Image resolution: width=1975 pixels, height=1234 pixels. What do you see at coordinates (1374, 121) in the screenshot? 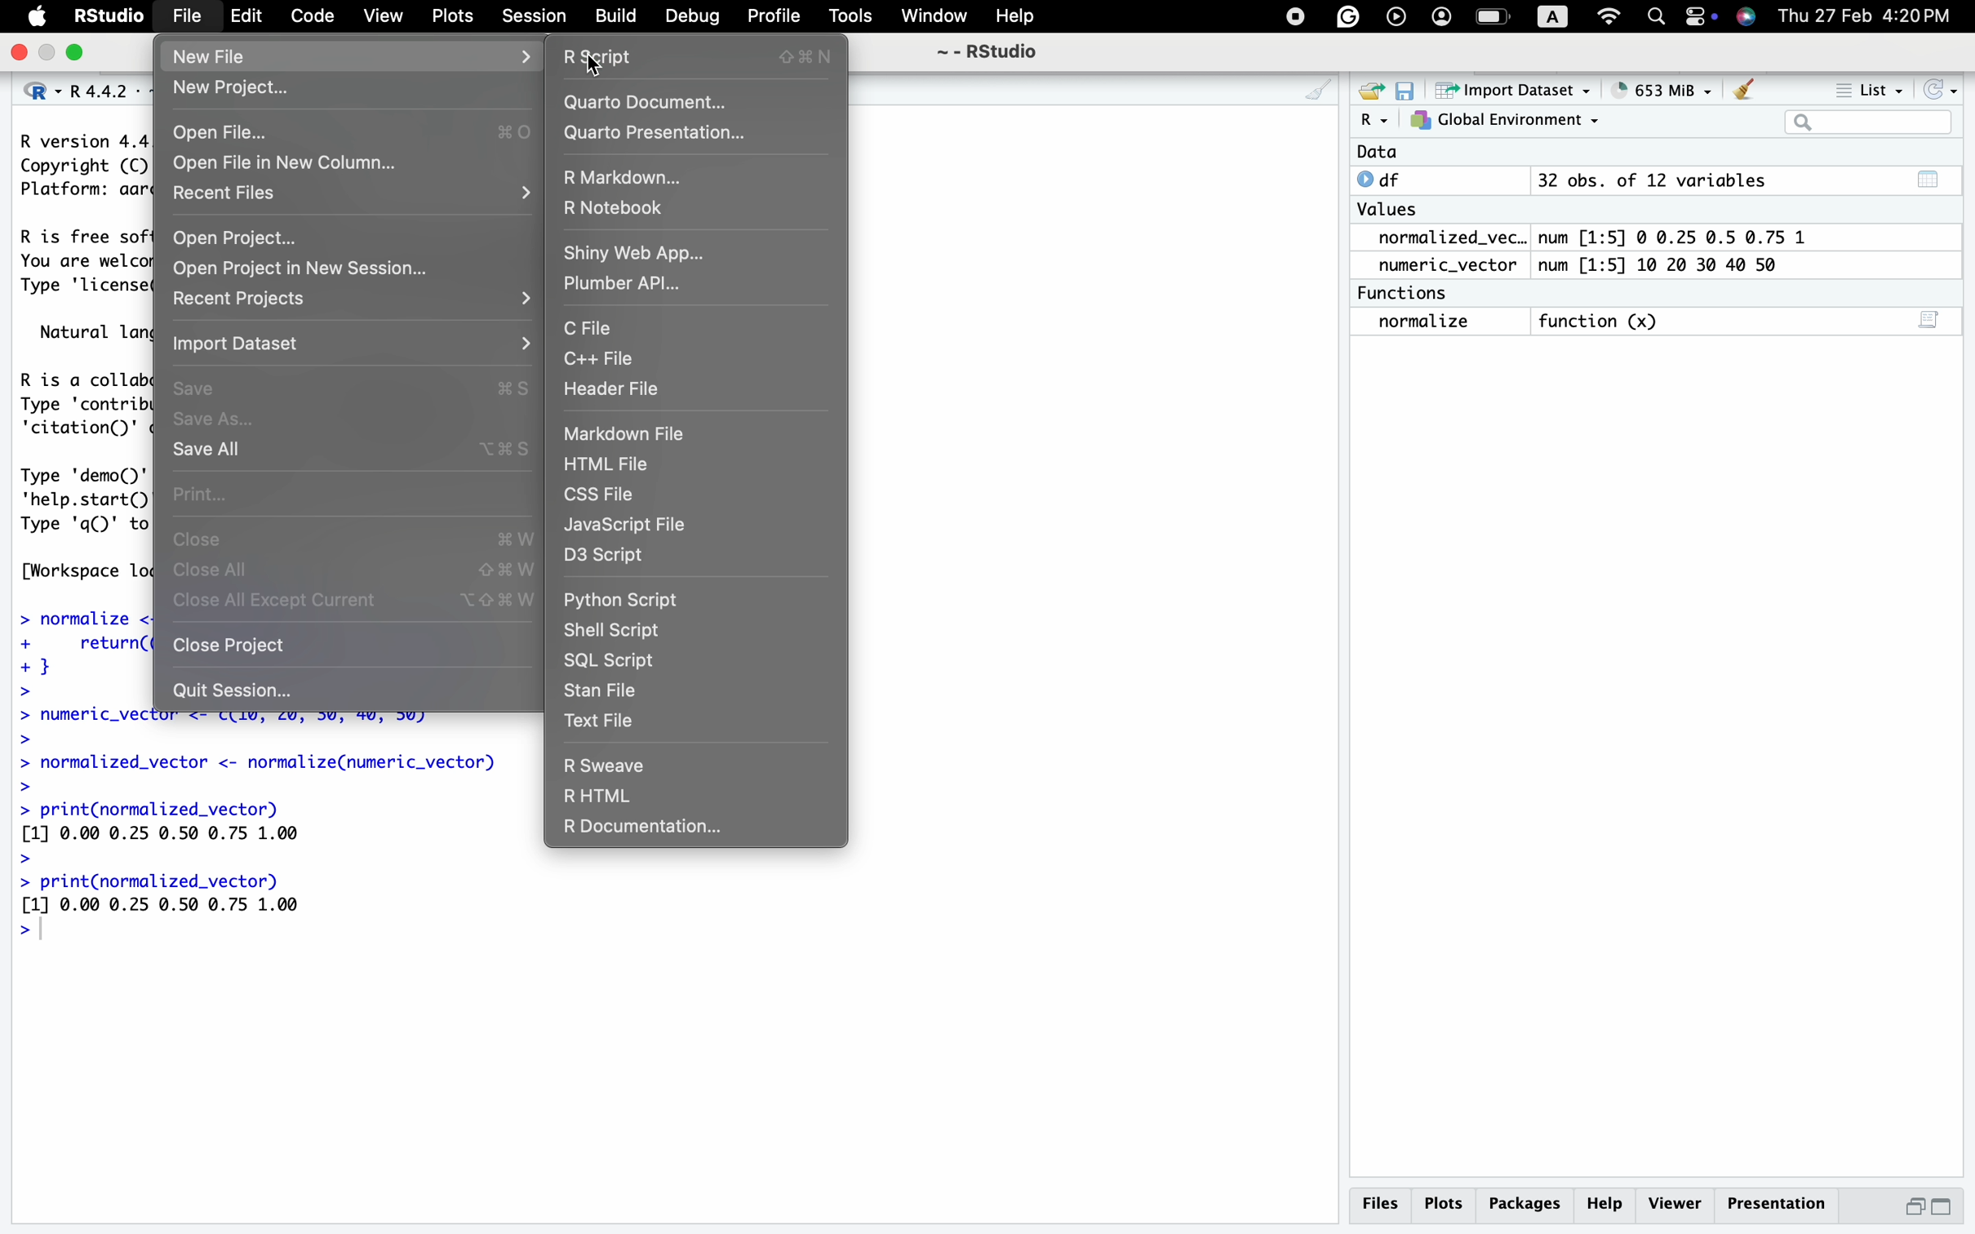
I see `R` at bounding box center [1374, 121].